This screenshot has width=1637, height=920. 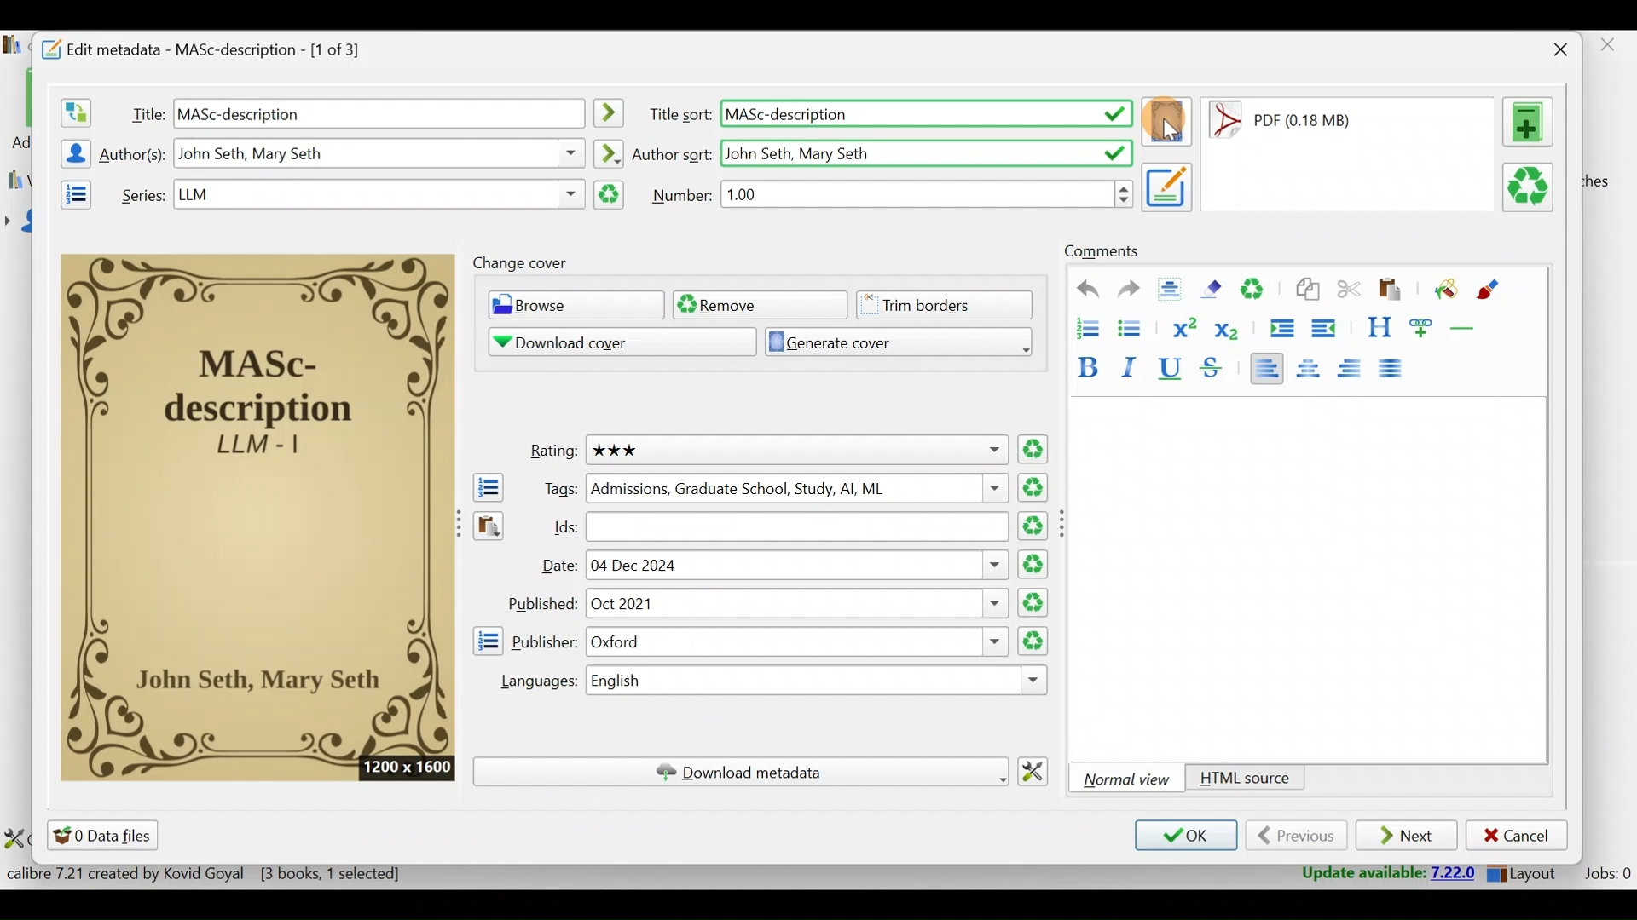 What do you see at coordinates (379, 112) in the screenshot?
I see `` at bounding box center [379, 112].